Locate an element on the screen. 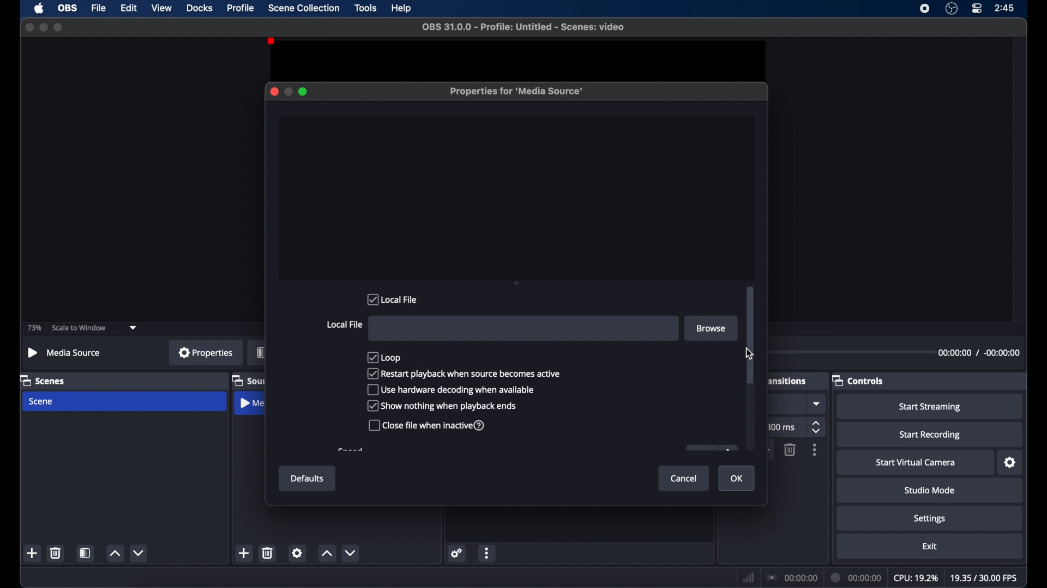 This screenshot has width=1047, height=588. time is located at coordinates (1005, 8).